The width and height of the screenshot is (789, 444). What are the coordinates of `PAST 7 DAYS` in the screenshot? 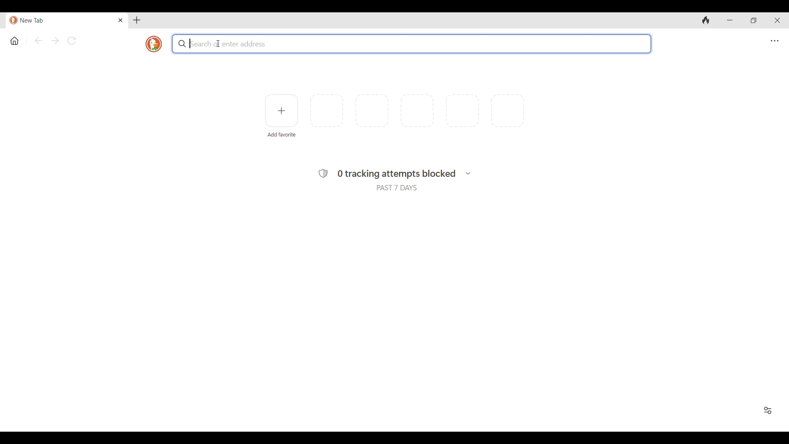 It's located at (397, 188).